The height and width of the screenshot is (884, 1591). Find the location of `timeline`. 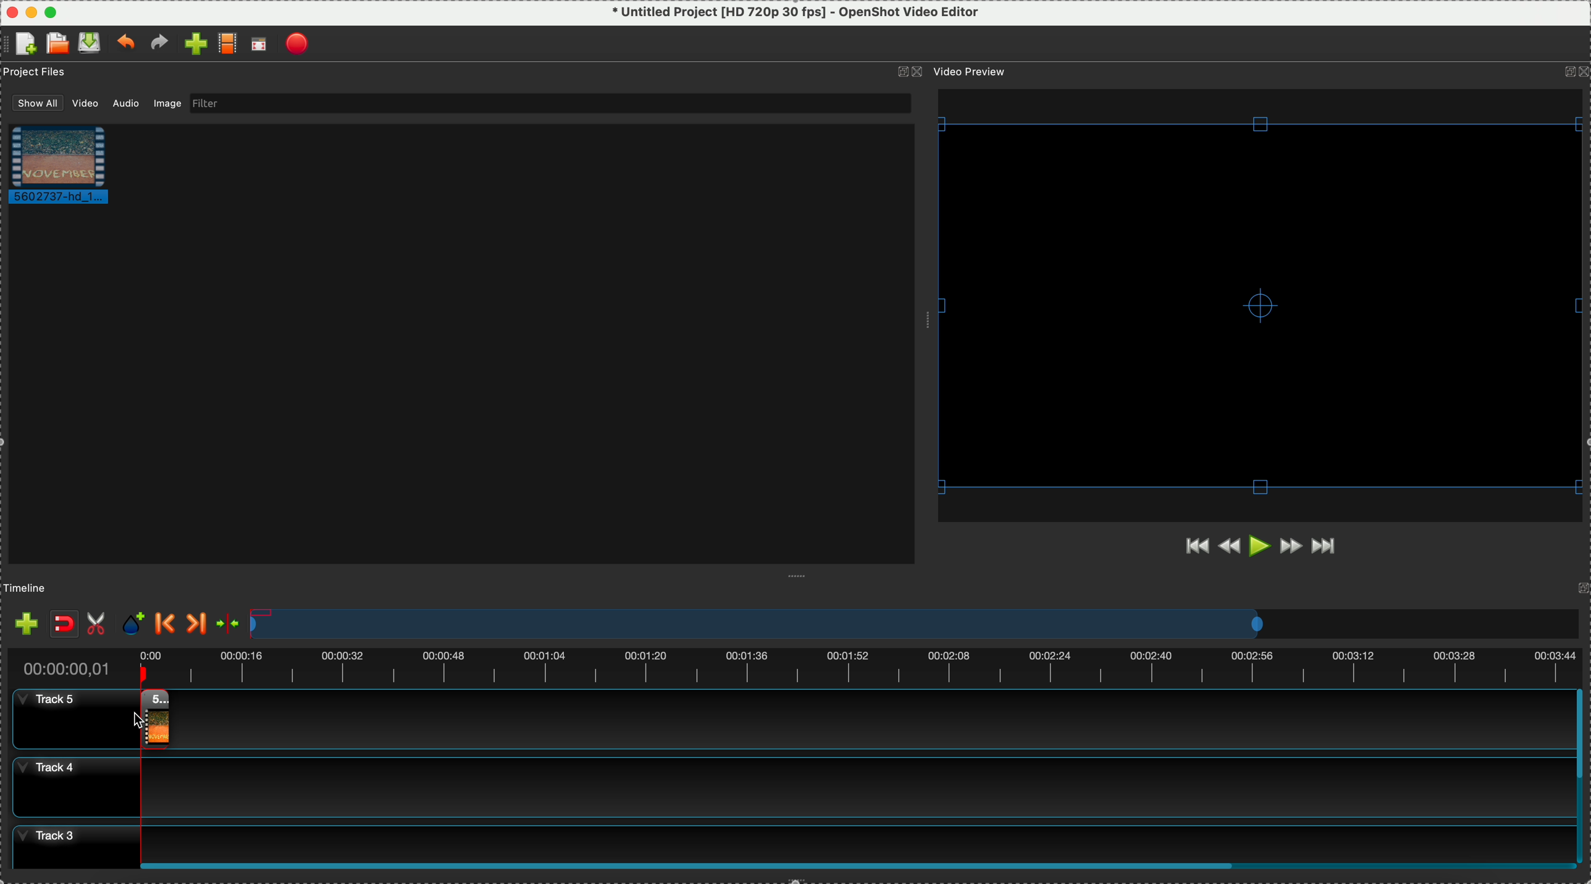

timeline is located at coordinates (29, 587).